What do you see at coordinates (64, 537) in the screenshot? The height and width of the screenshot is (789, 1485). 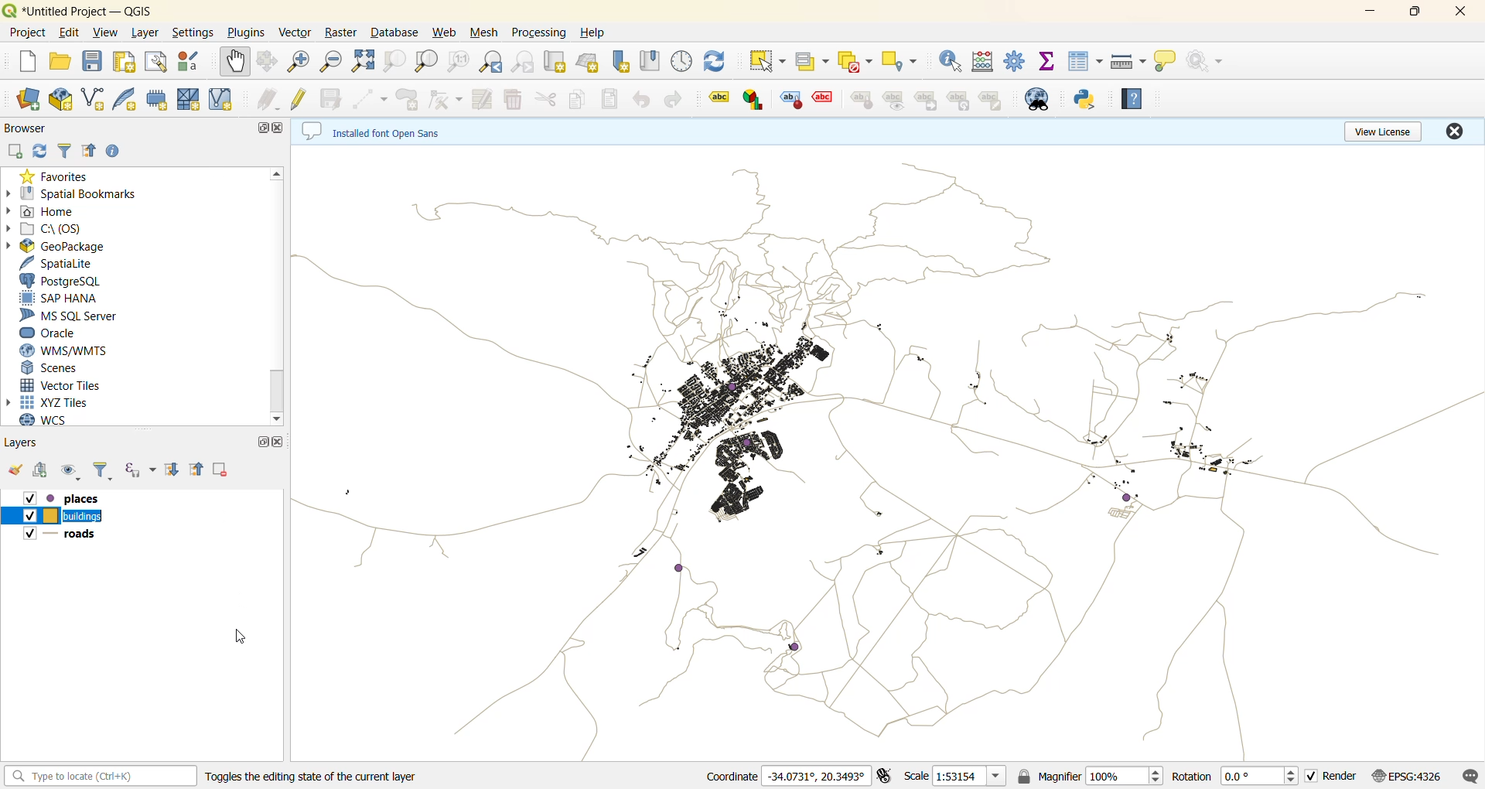 I see `roads` at bounding box center [64, 537].